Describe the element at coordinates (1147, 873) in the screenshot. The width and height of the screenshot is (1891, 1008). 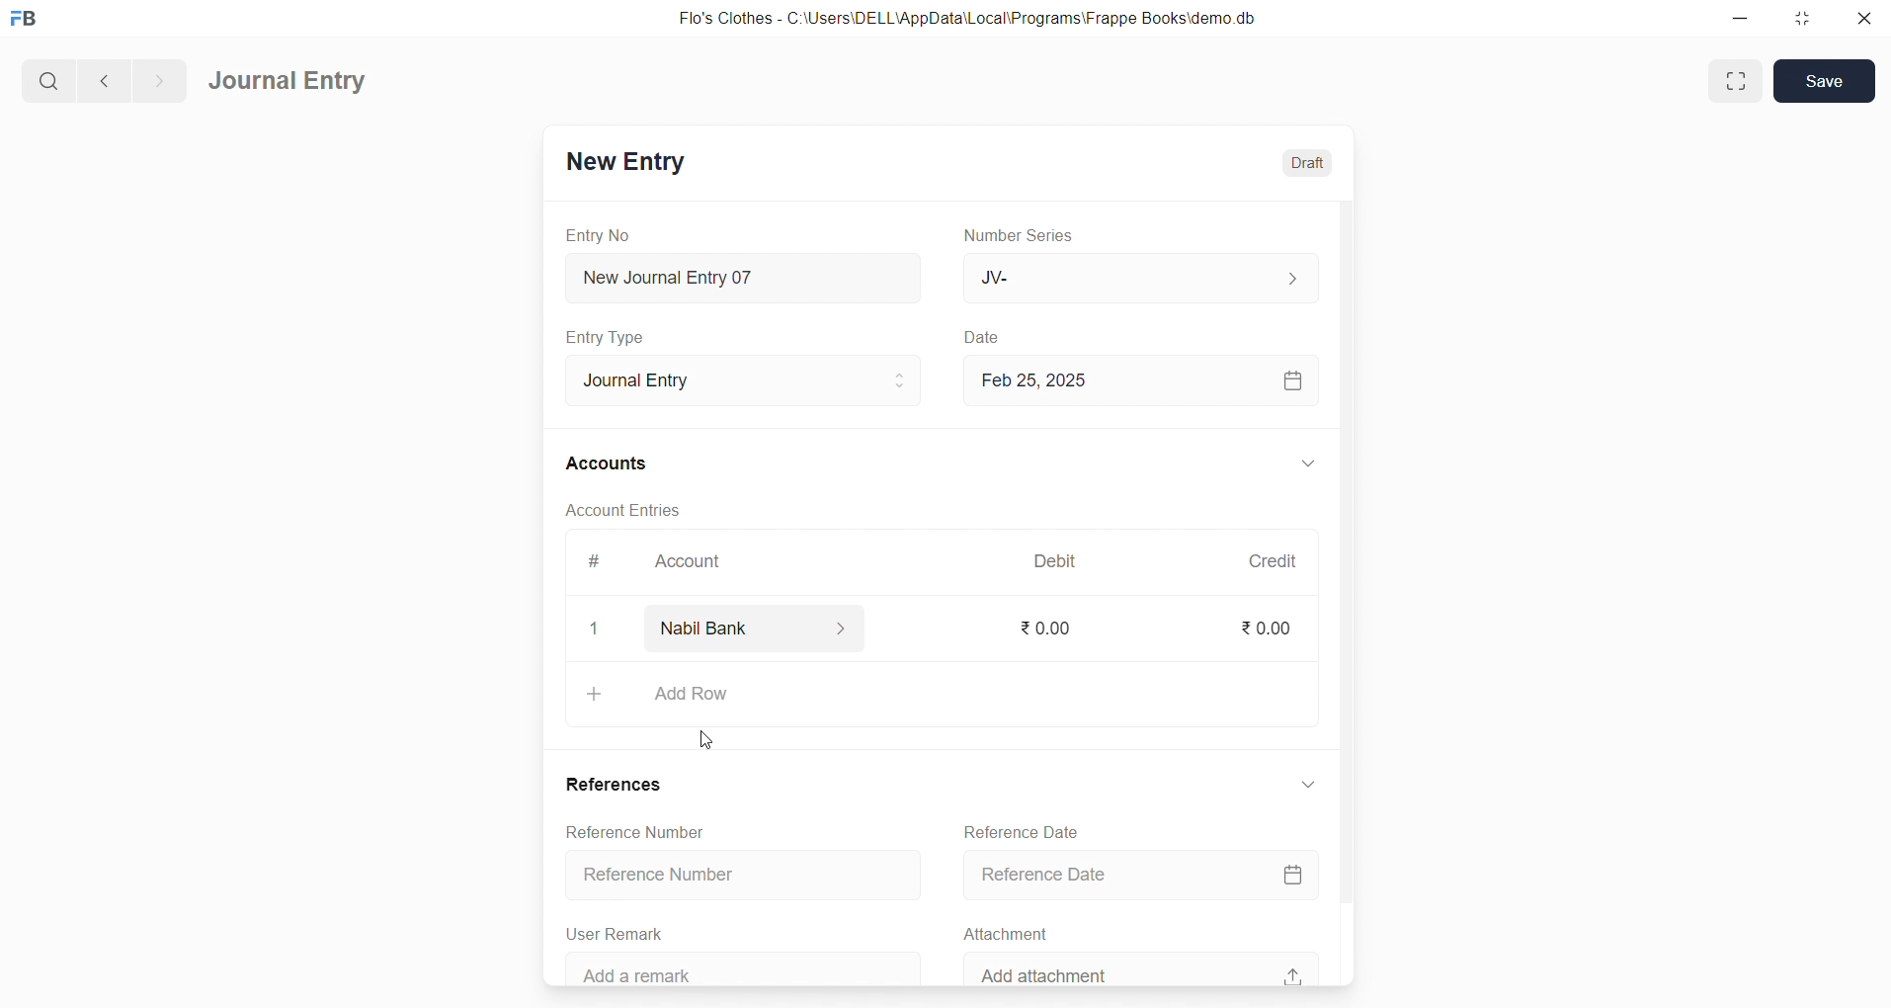
I see `Reference Date` at that location.